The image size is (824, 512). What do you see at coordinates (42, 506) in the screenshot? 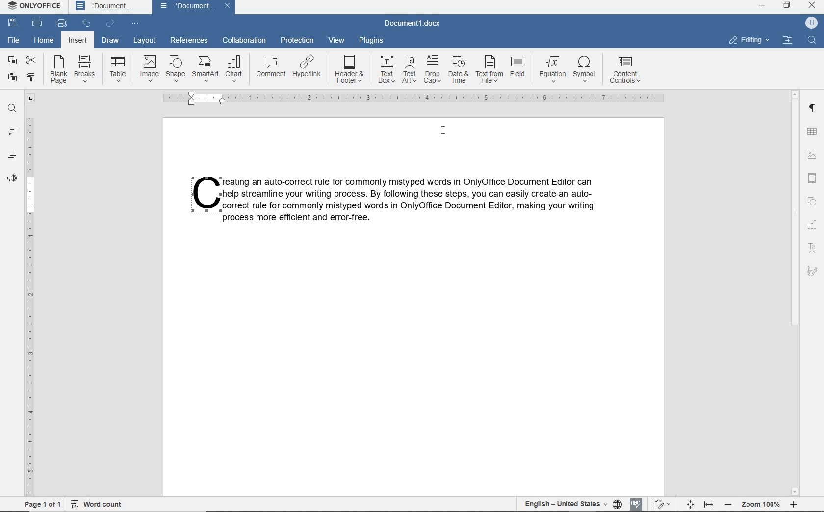
I see `page 1 of 1` at bounding box center [42, 506].